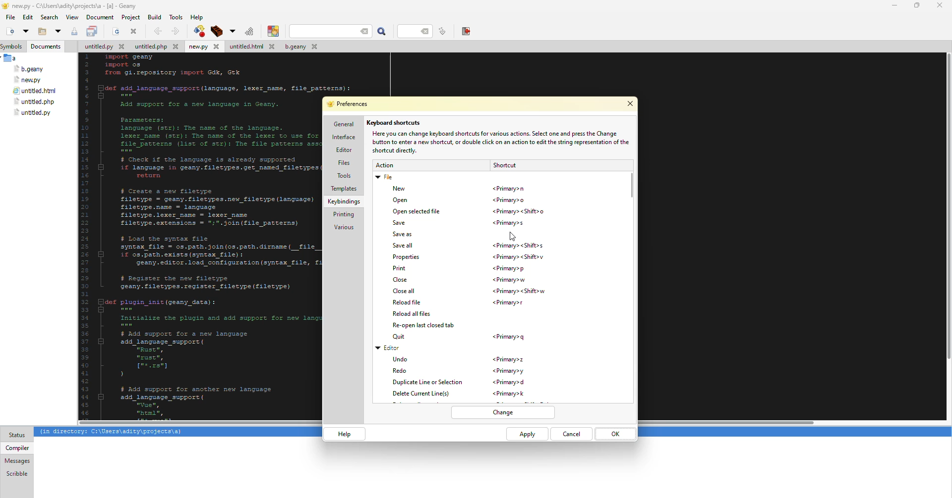  Describe the element at coordinates (231, 31) in the screenshot. I see `build options` at that location.